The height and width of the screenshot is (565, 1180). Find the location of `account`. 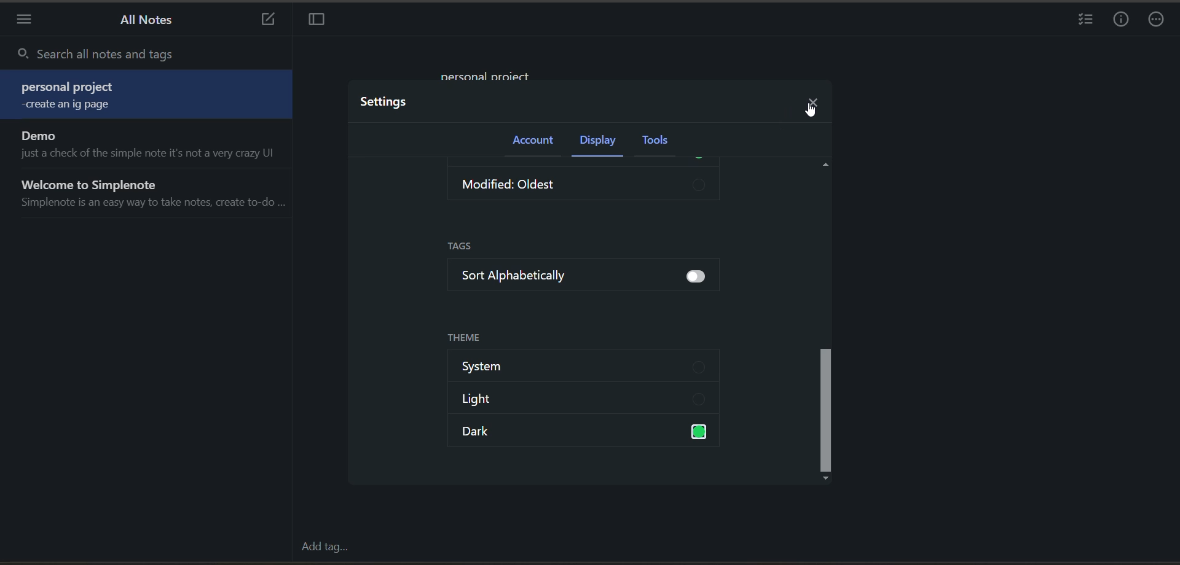

account is located at coordinates (532, 141).